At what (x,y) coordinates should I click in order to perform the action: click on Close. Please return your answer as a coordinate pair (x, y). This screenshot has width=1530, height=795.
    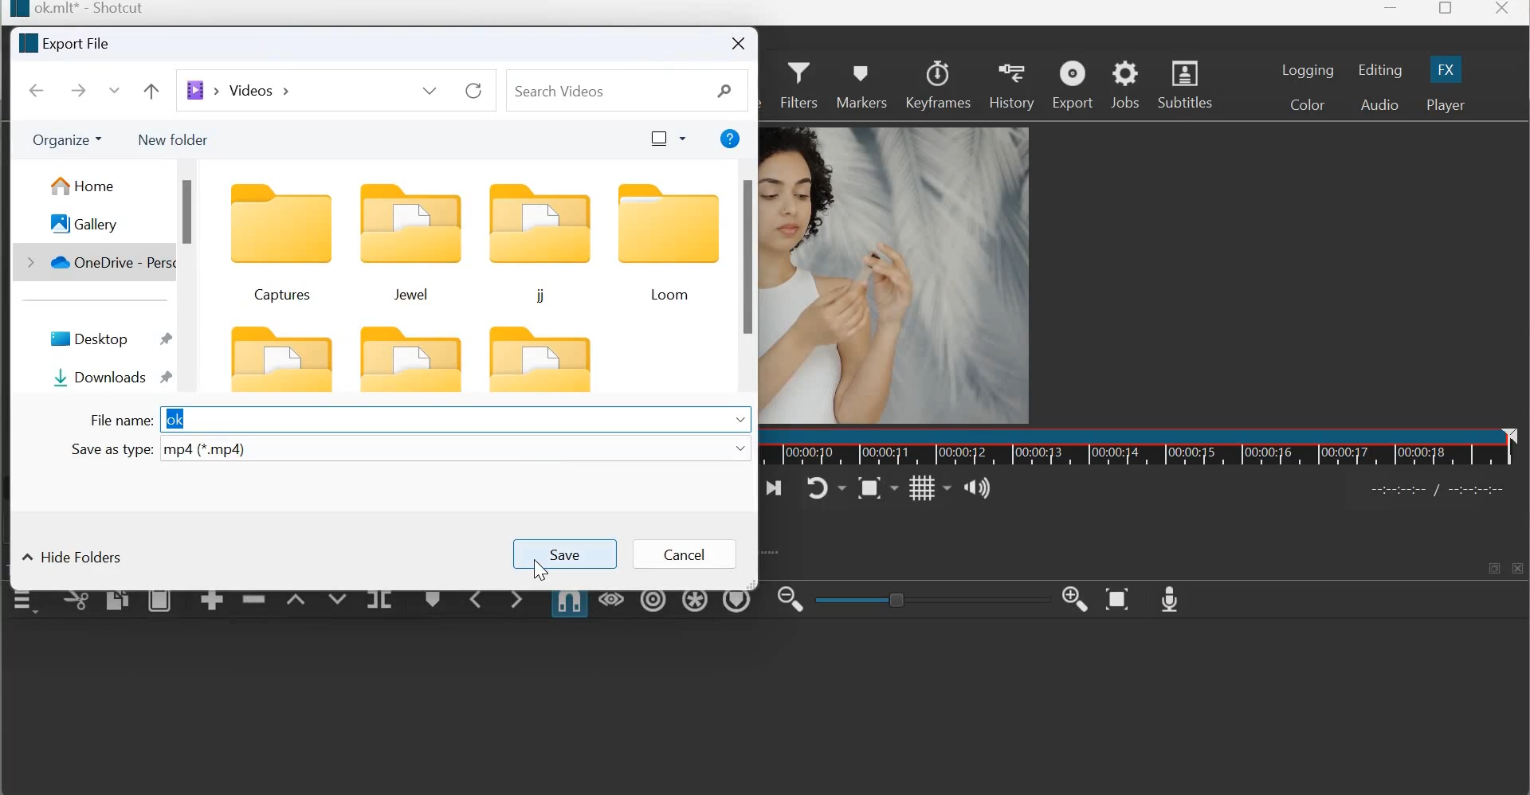
    Looking at the image, I should click on (736, 44).